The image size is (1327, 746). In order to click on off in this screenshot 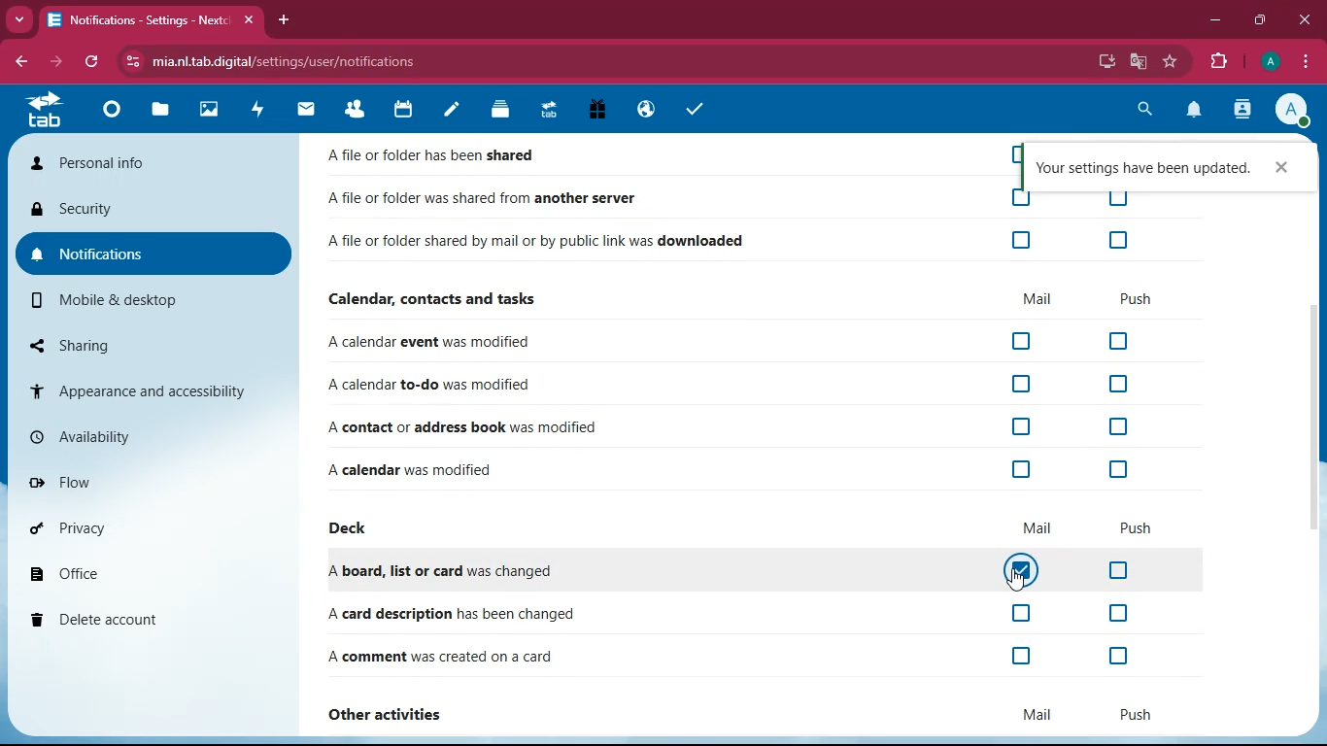, I will do `click(1022, 423)`.